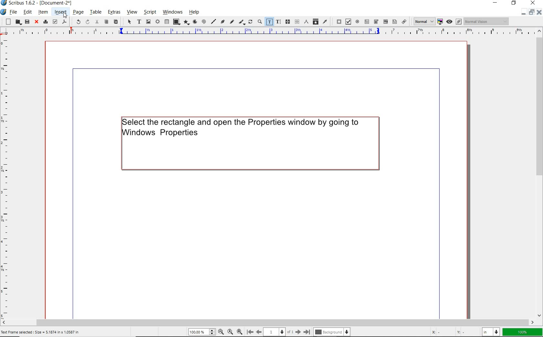 Image resolution: width=543 pixels, height=337 pixels. What do you see at coordinates (166, 22) in the screenshot?
I see `table` at bounding box center [166, 22].